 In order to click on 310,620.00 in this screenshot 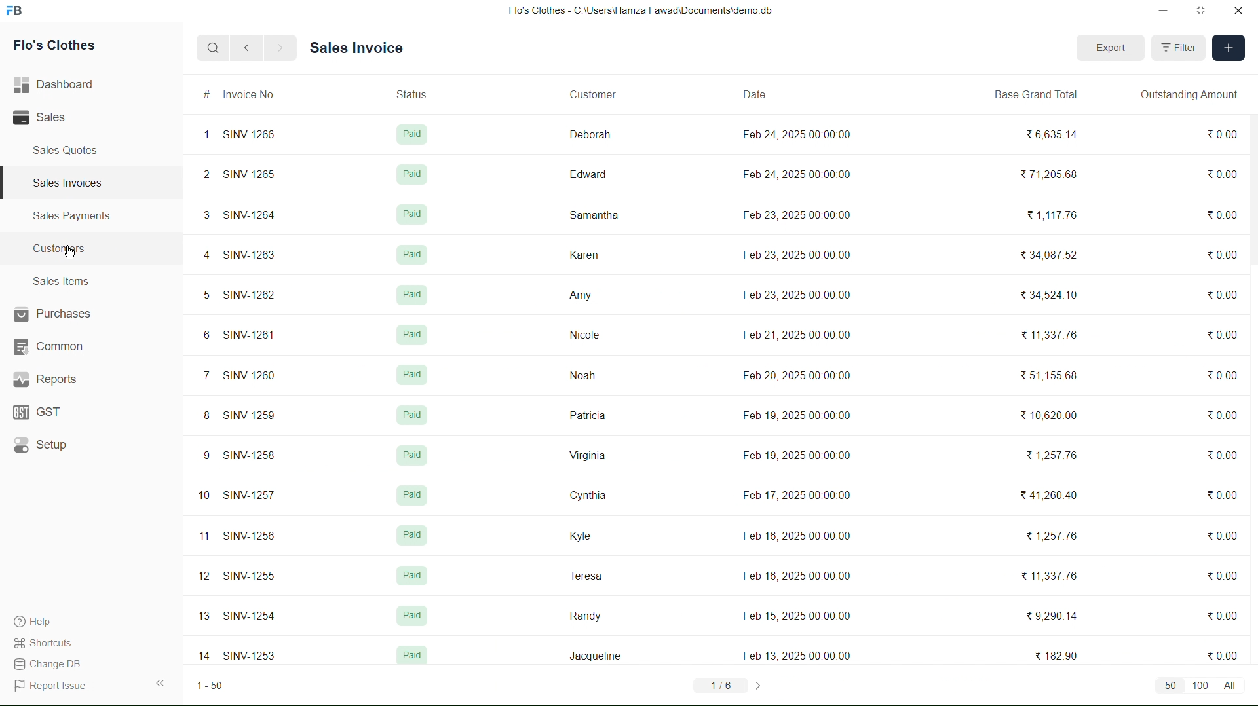, I will do `click(1057, 415)`.